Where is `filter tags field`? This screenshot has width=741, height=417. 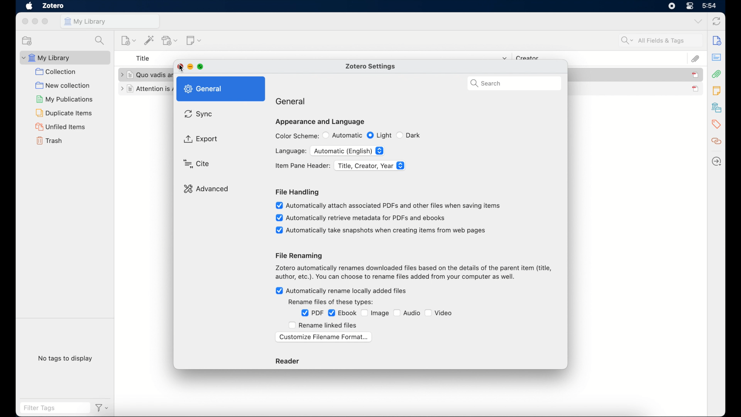
filter tags field is located at coordinates (55, 408).